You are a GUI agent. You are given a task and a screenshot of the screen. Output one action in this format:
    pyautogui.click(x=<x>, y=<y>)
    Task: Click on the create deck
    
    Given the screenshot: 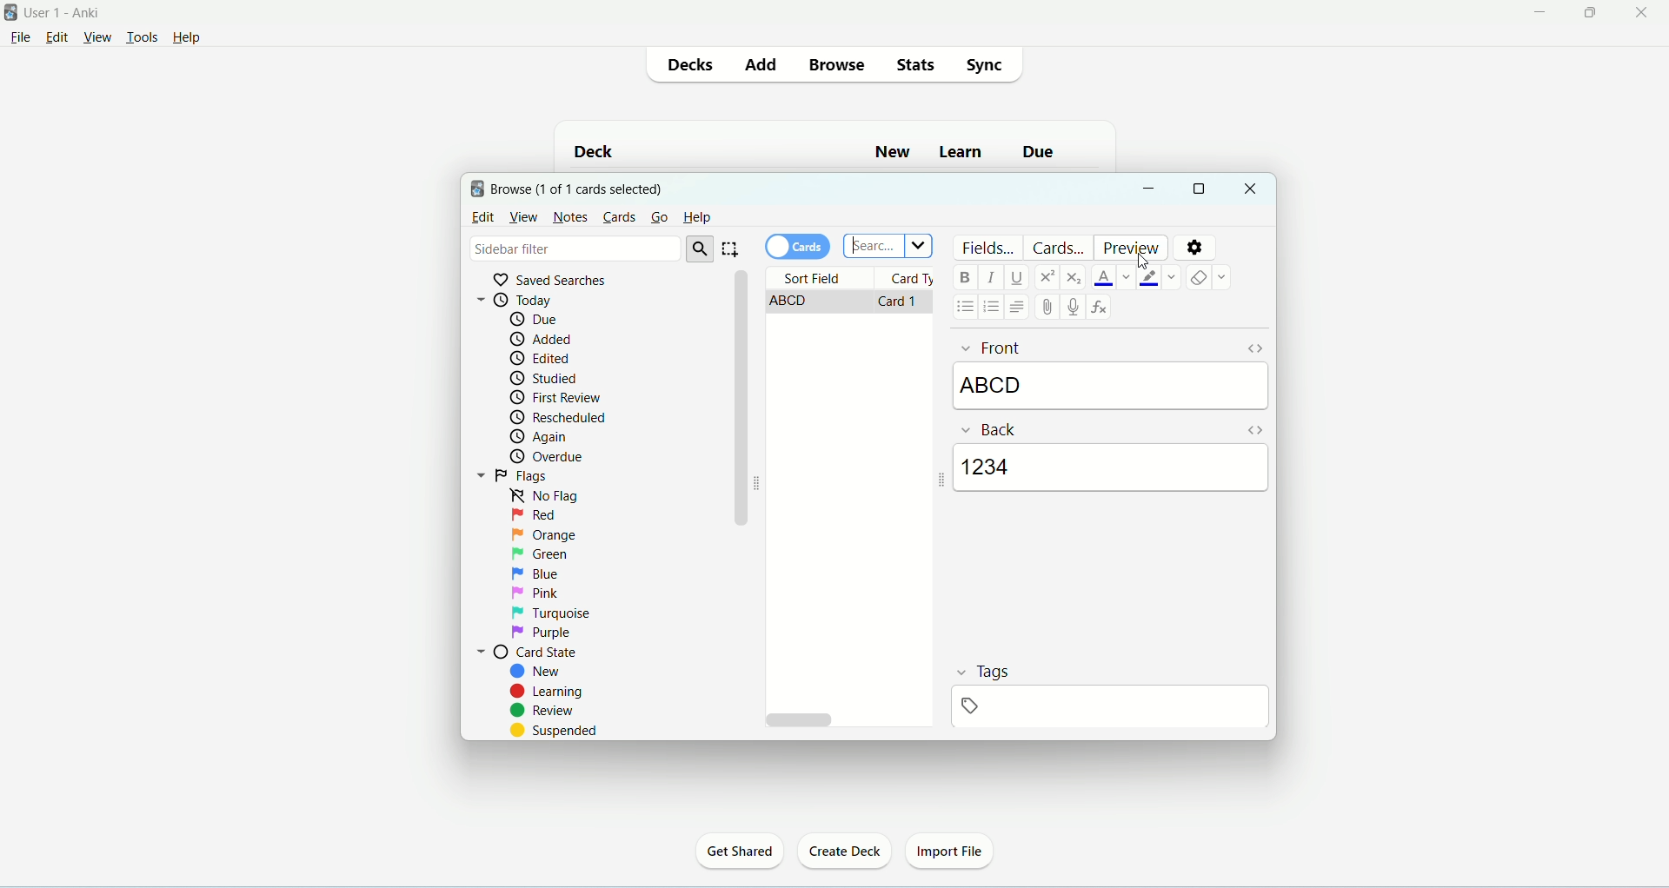 What is the action you would take?
    pyautogui.click(x=844, y=851)
    